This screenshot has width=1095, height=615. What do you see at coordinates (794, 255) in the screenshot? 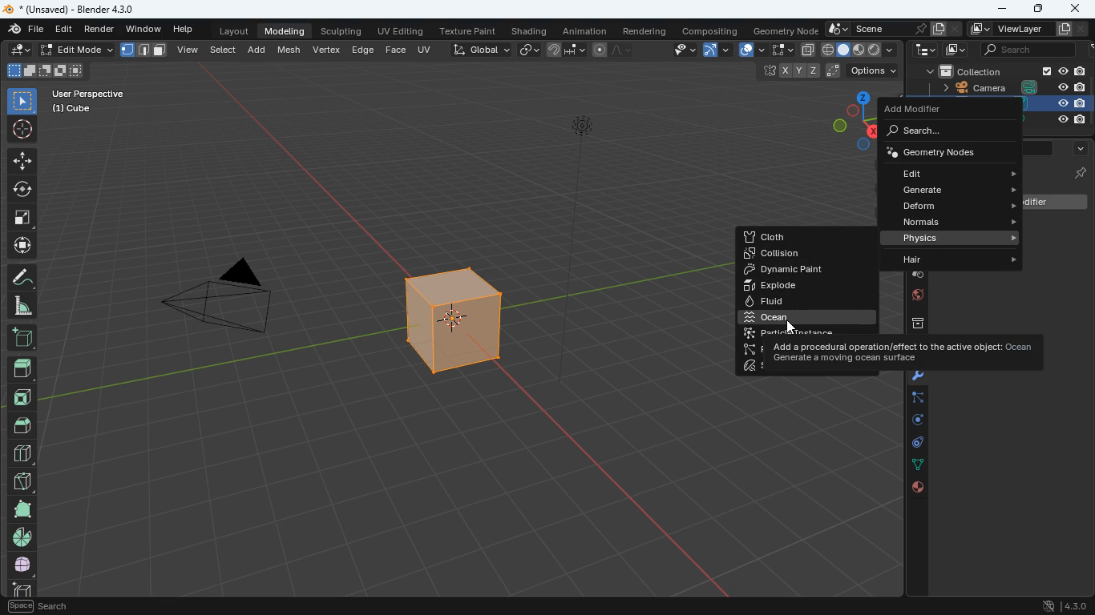
I see `collision` at bounding box center [794, 255].